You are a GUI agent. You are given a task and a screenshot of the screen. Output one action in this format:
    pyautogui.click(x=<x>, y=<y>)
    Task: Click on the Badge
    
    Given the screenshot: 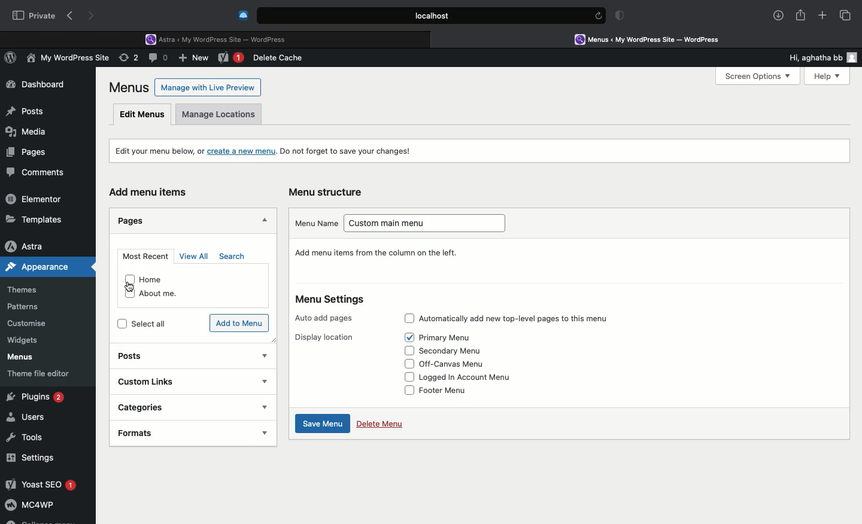 What is the action you would take?
    pyautogui.click(x=622, y=17)
    